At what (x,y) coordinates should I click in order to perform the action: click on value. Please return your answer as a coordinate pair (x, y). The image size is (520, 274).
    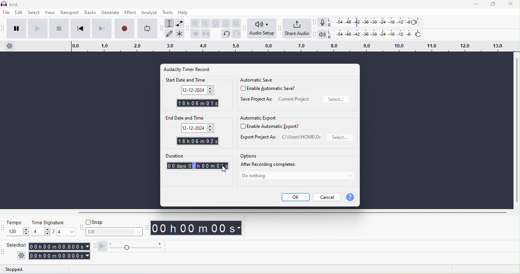
    Looking at the image, I should click on (40, 231).